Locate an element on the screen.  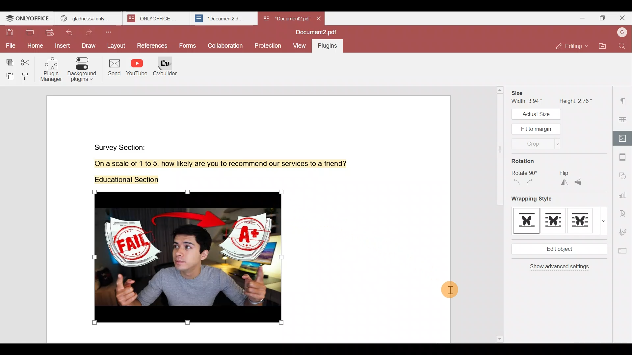
Minimize is located at coordinates (580, 17).